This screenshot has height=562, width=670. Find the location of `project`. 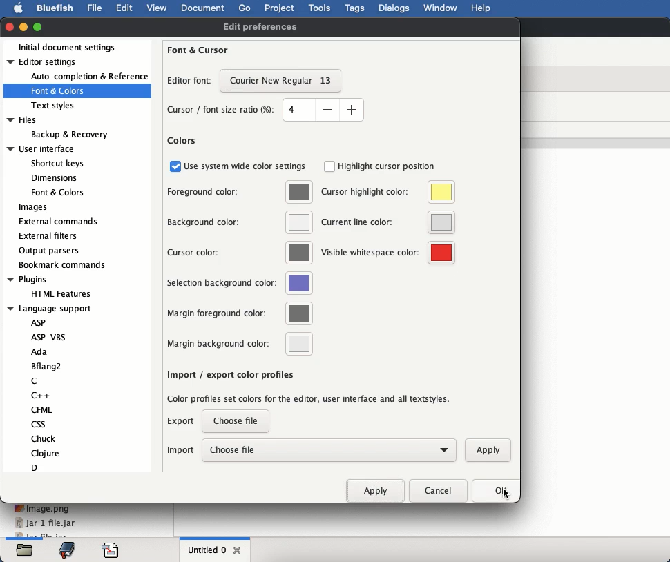

project is located at coordinates (281, 8).